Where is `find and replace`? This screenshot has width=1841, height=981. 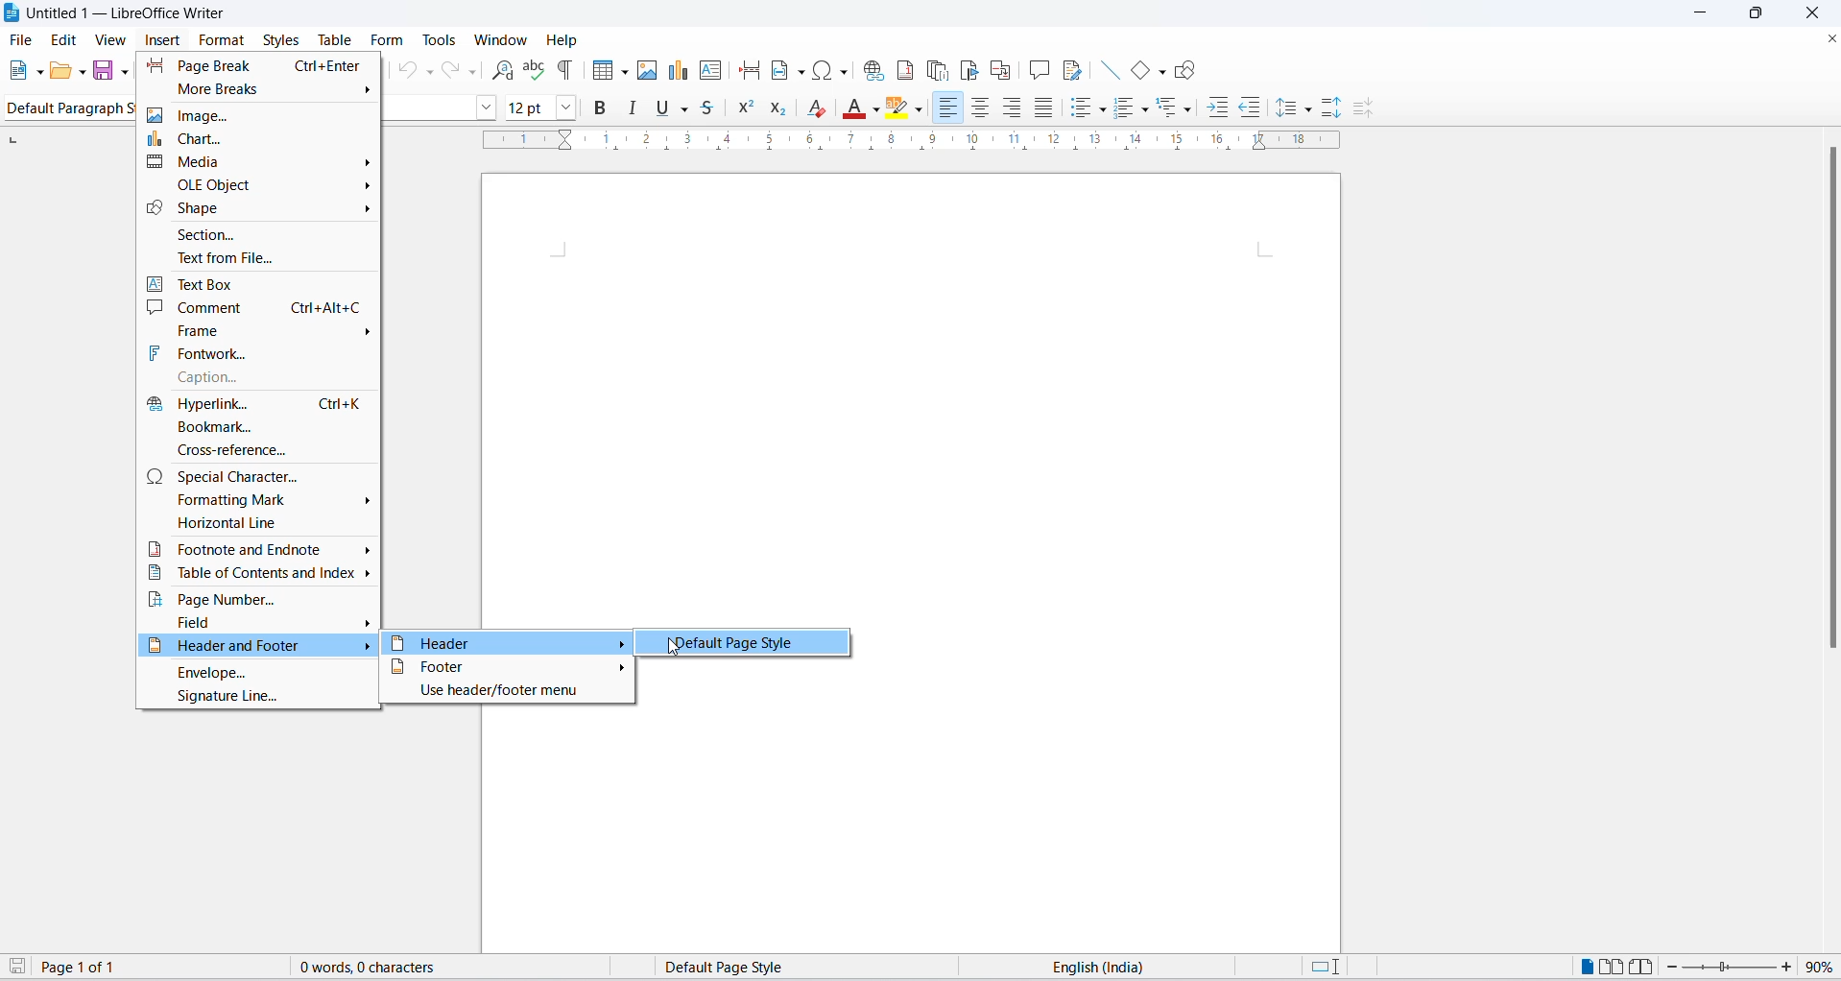
find and replace is located at coordinates (499, 71).